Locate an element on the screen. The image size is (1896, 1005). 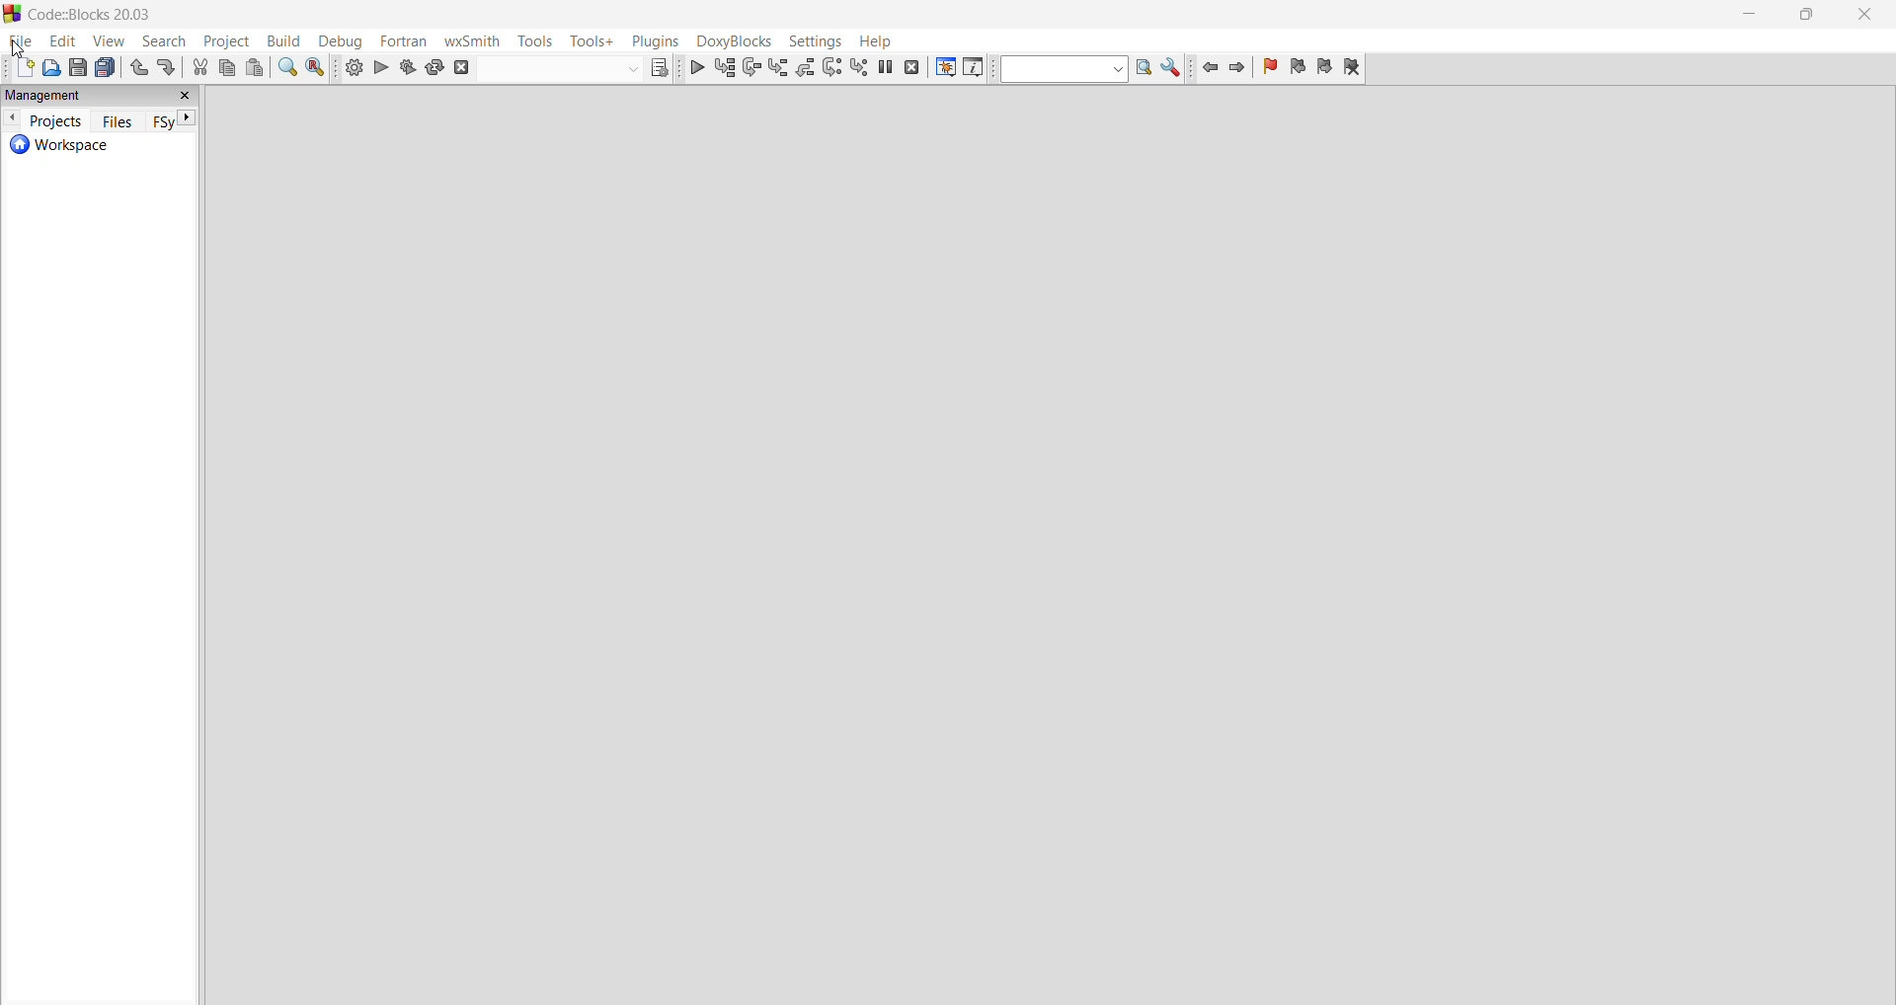
copy is located at coordinates (228, 68).